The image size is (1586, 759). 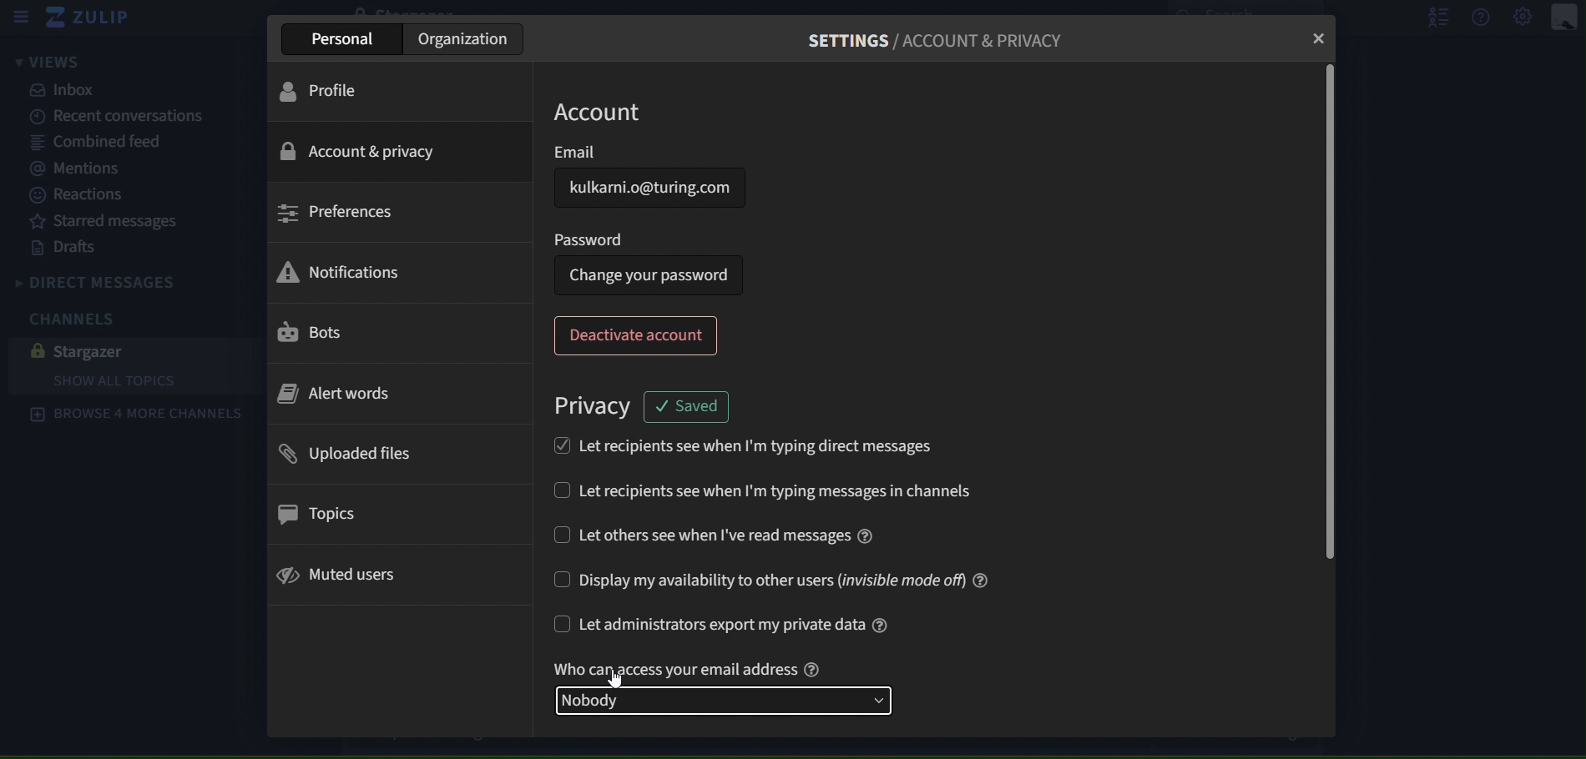 What do you see at coordinates (98, 143) in the screenshot?
I see `combined feed` at bounding box center [98, 143].